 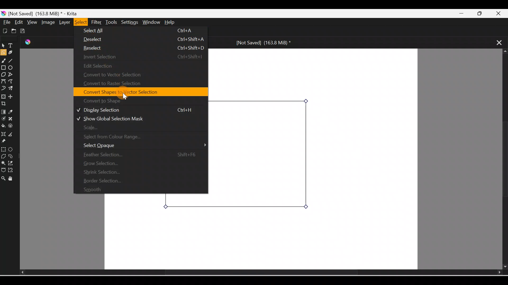 What do you see at coordinates (12, 89) in the screenshot?
I see `Multibrush tool` at bounding box center [12, 89].